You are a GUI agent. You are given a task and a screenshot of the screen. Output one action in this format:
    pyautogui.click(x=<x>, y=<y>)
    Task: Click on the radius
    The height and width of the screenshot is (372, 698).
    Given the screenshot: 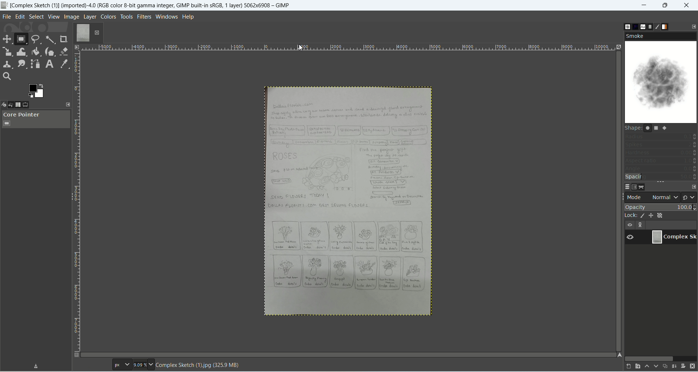 What is the action you would take?
    pyautogui.click(x=661, y=136)
    